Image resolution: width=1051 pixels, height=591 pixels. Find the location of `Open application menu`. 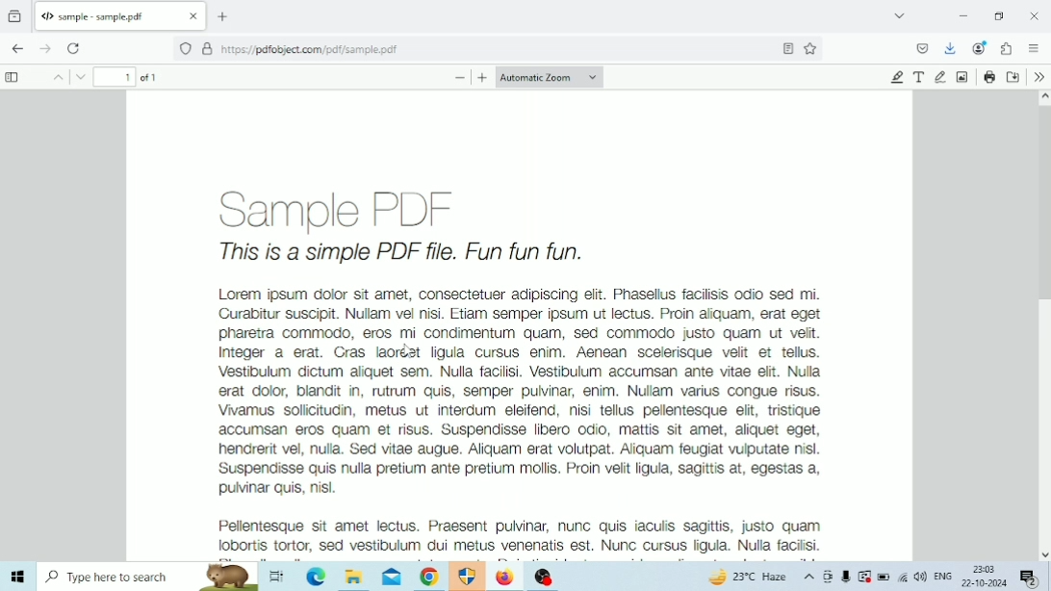

Open application menu is located at coordinates (1034, 48).